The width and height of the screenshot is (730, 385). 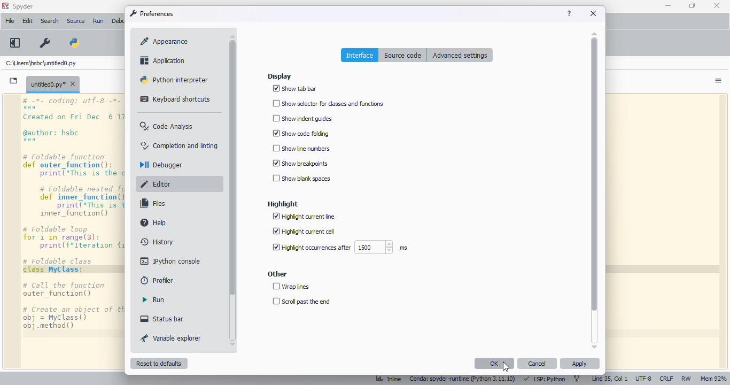 What do you see at coordinates (161, 165) in the screenshot?
I see `debugger` at bounding box center [161, 165].